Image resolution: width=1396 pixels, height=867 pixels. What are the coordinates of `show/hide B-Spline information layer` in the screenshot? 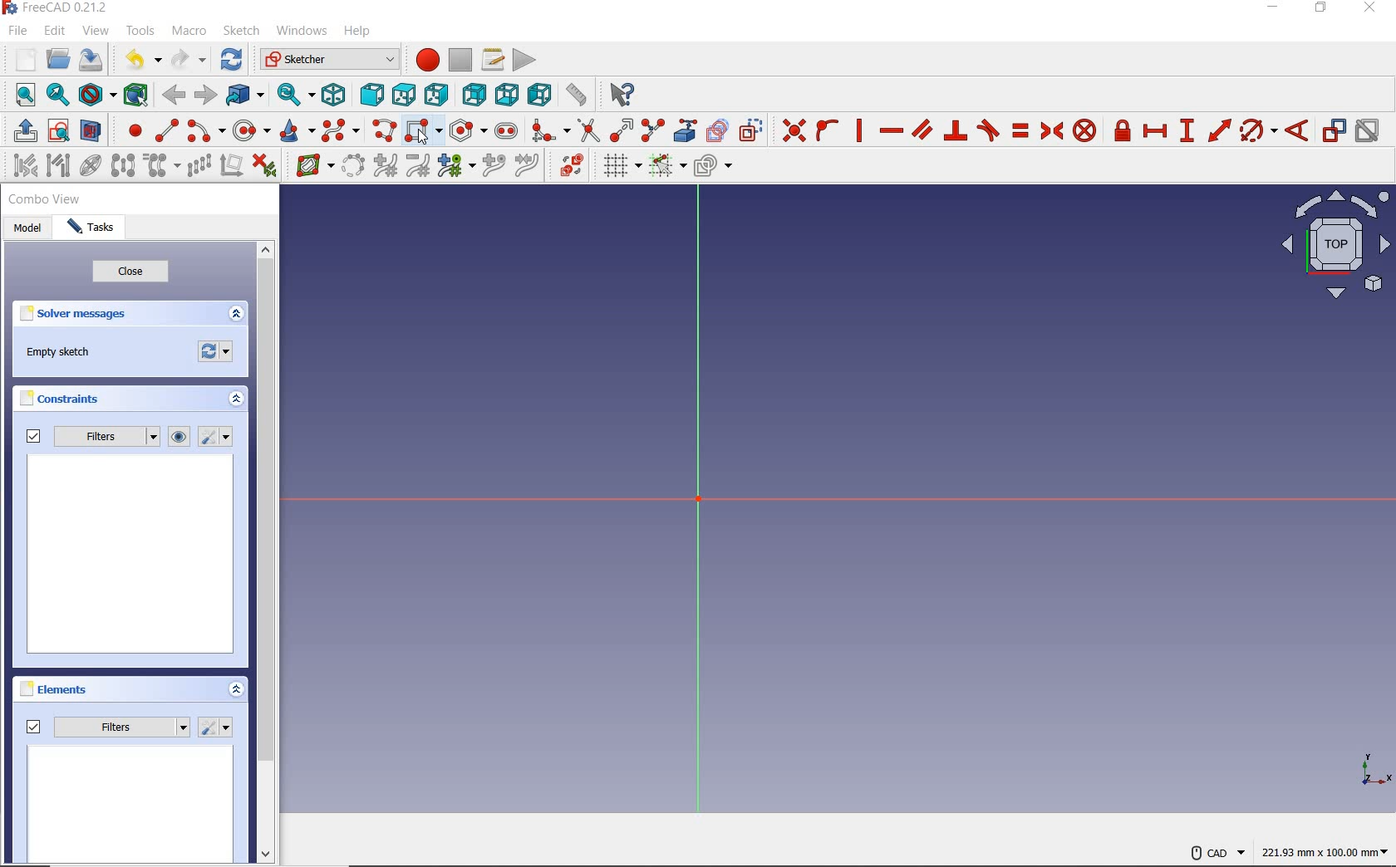 It's located at (309, 167).